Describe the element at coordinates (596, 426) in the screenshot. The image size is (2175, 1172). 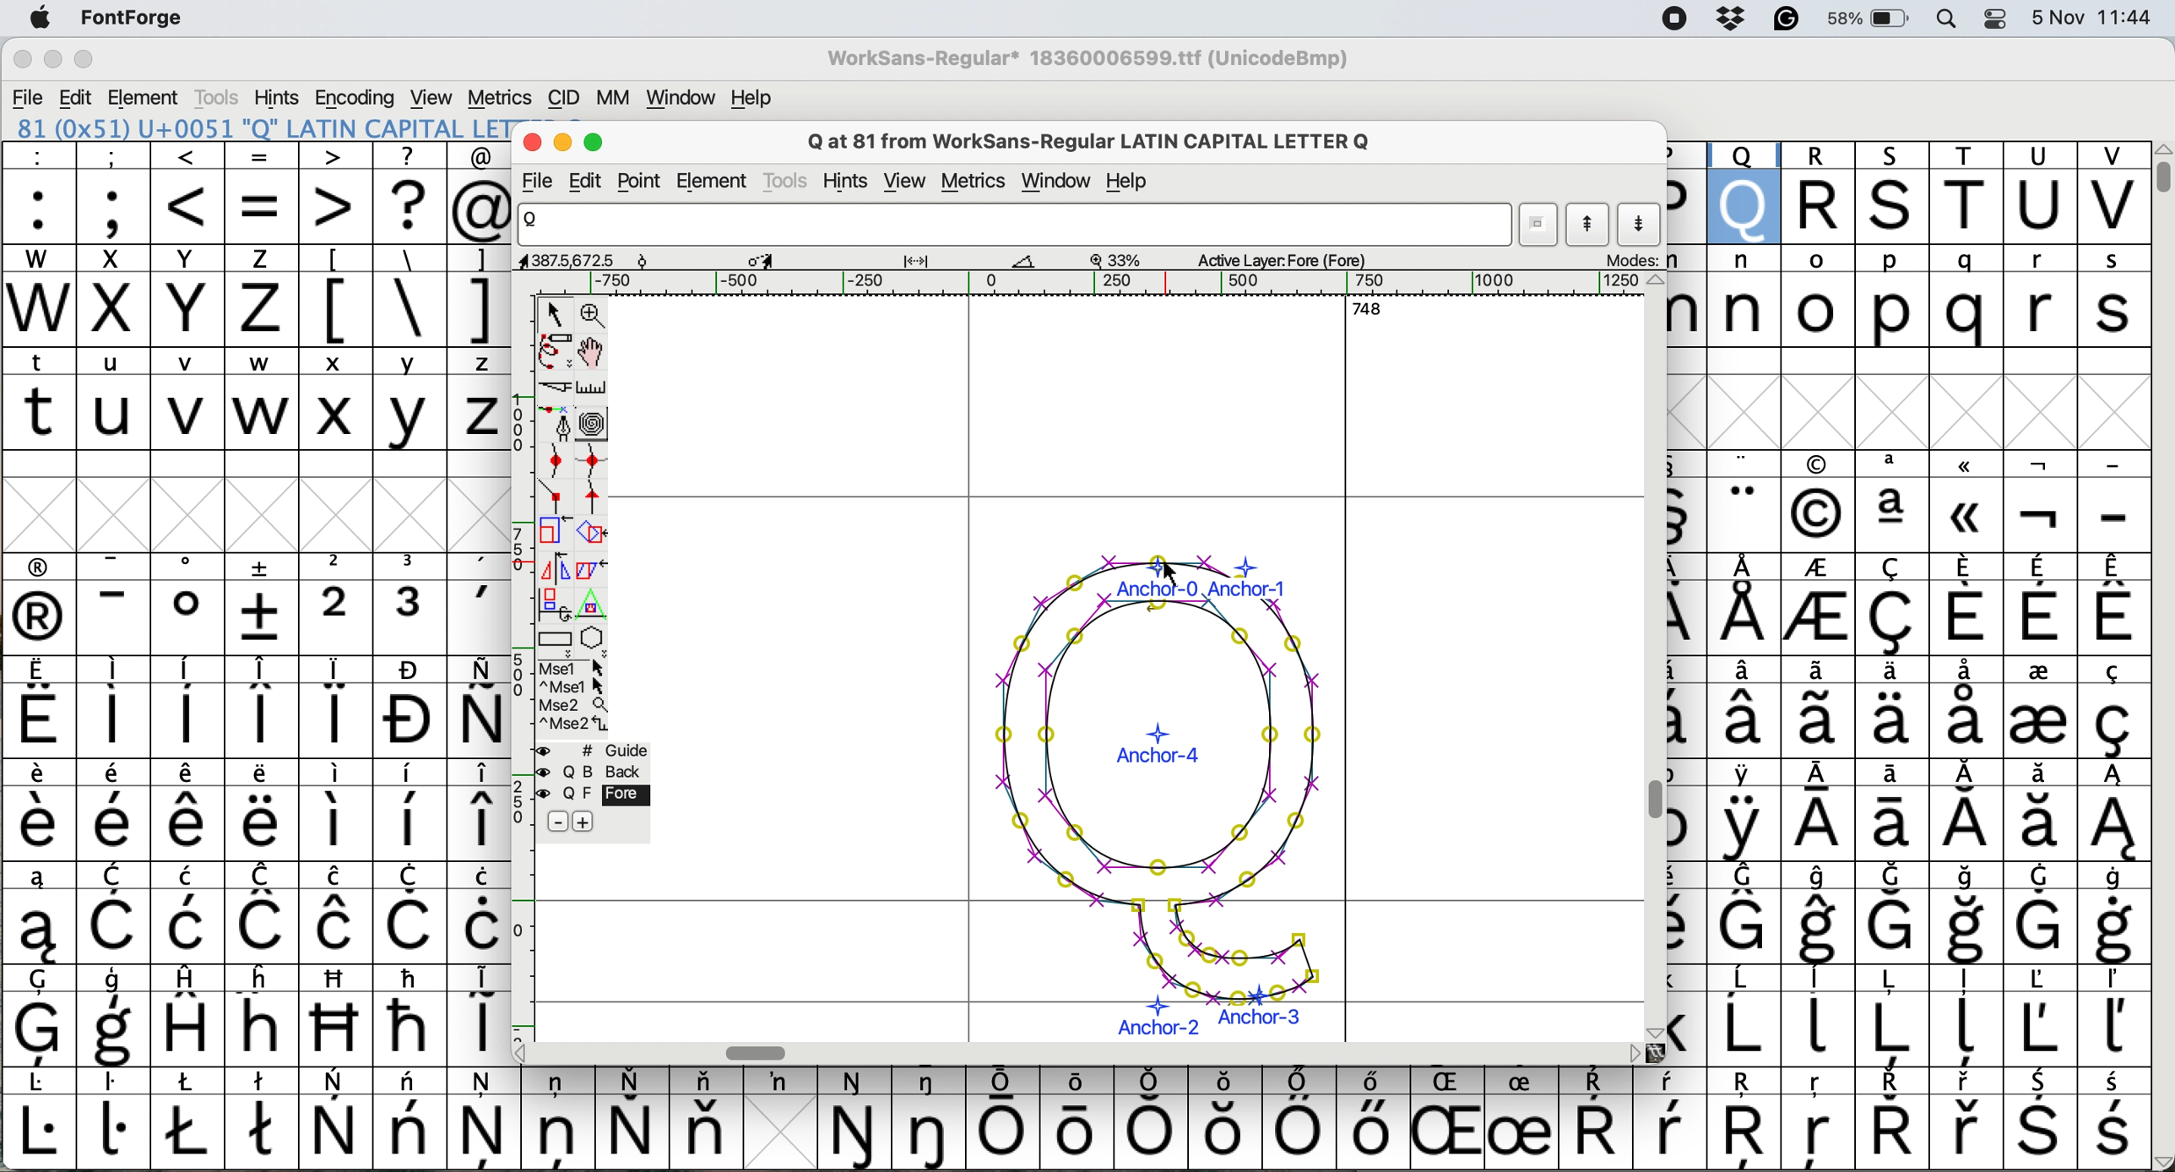
I see `change whether spiro is active or not` at that location.